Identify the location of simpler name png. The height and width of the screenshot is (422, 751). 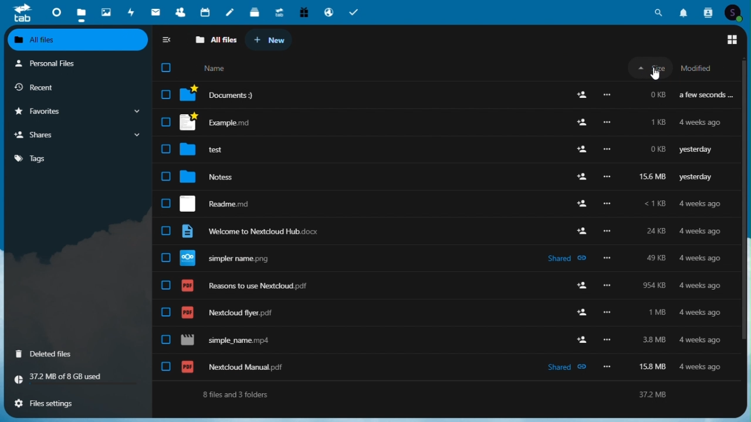
(448, 368).